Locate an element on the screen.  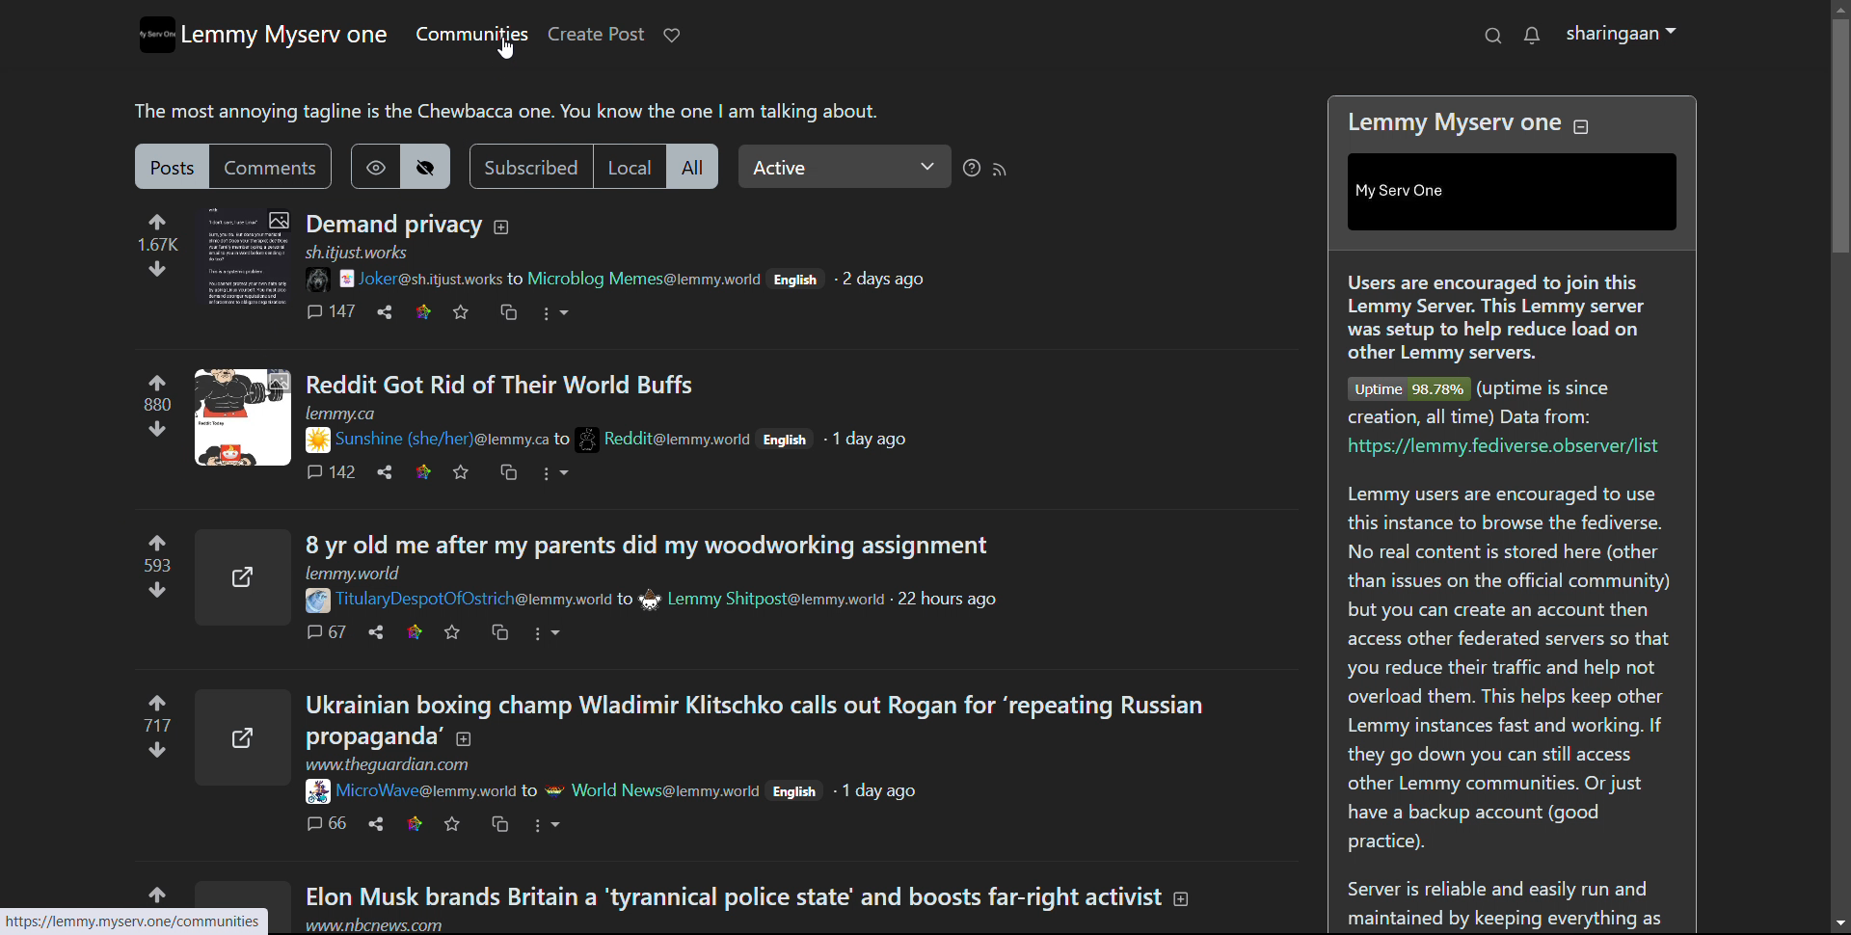
username is located at coordinates (473, 601).